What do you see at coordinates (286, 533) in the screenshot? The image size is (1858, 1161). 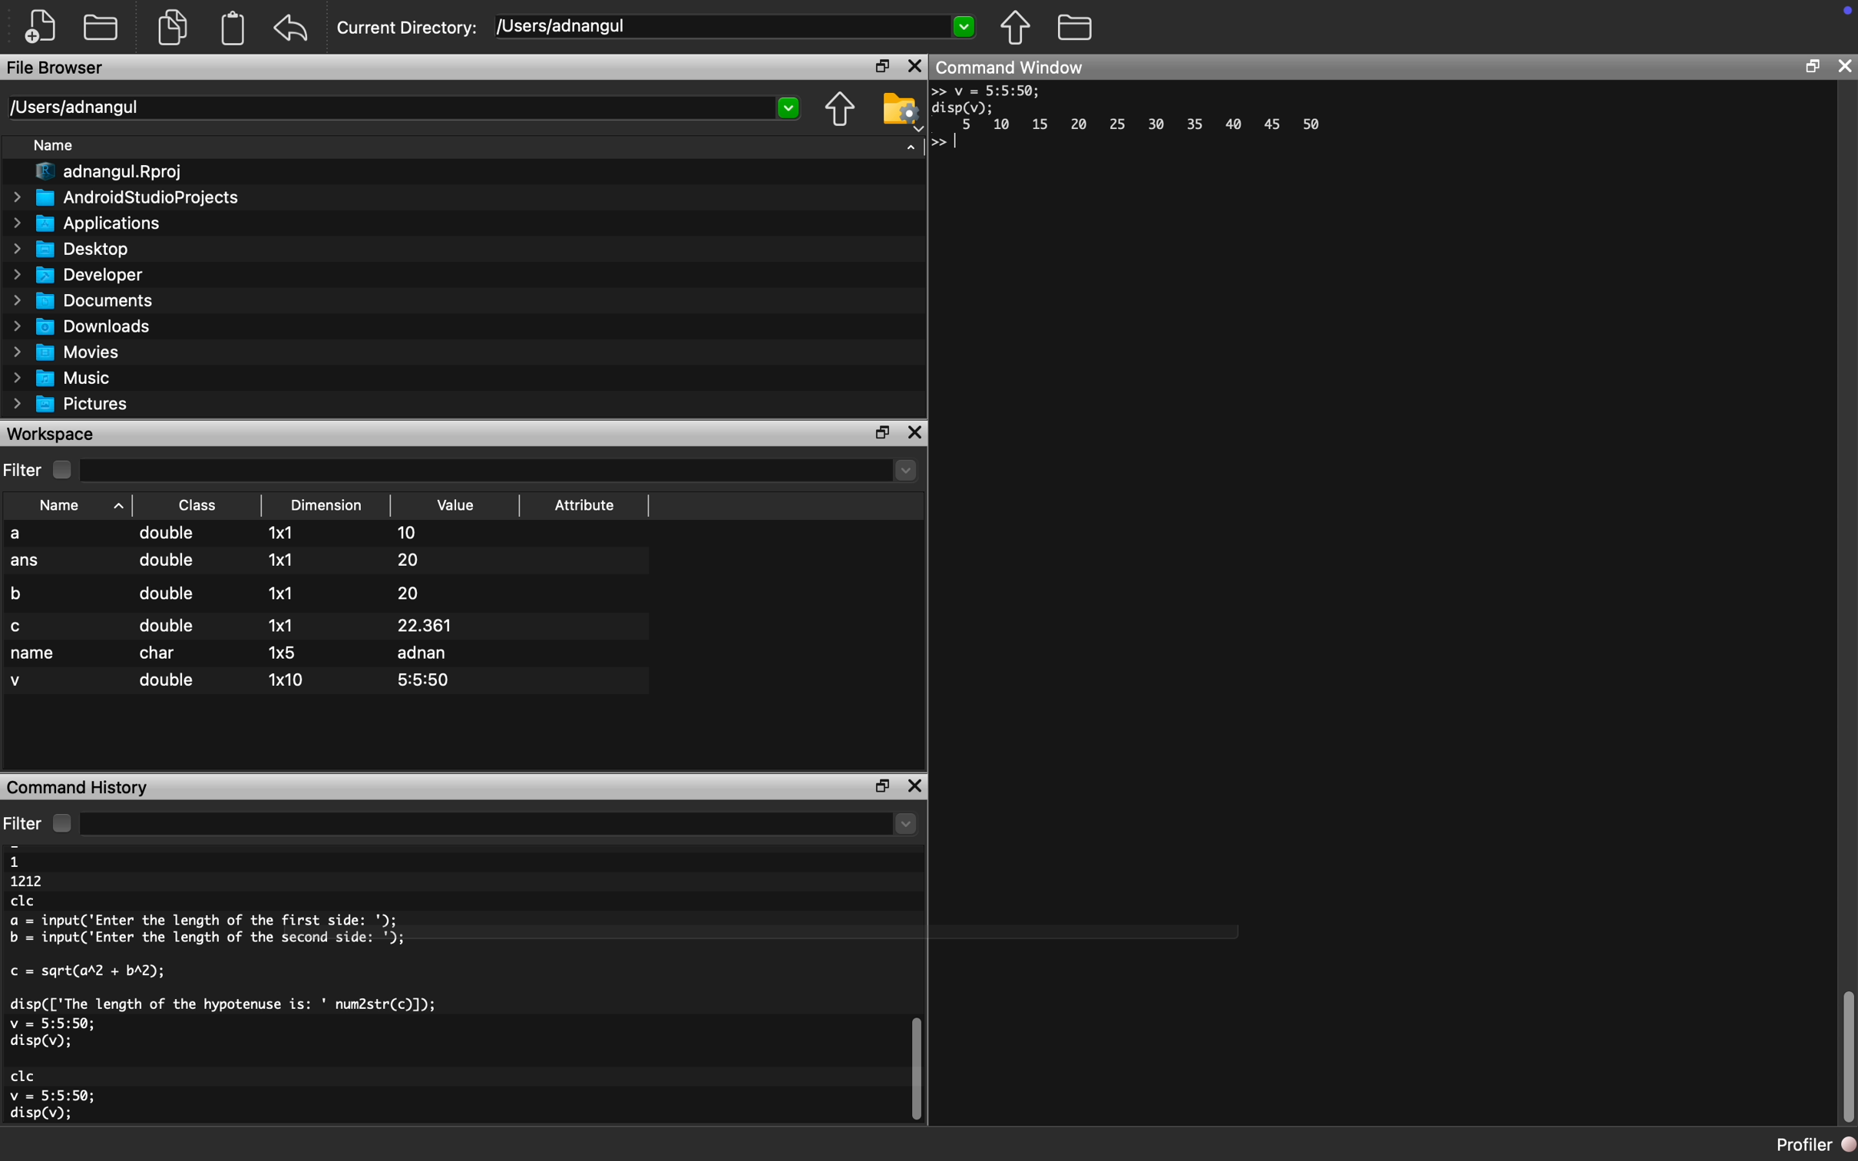 I see `1x1` at bounding box center [286, 533].